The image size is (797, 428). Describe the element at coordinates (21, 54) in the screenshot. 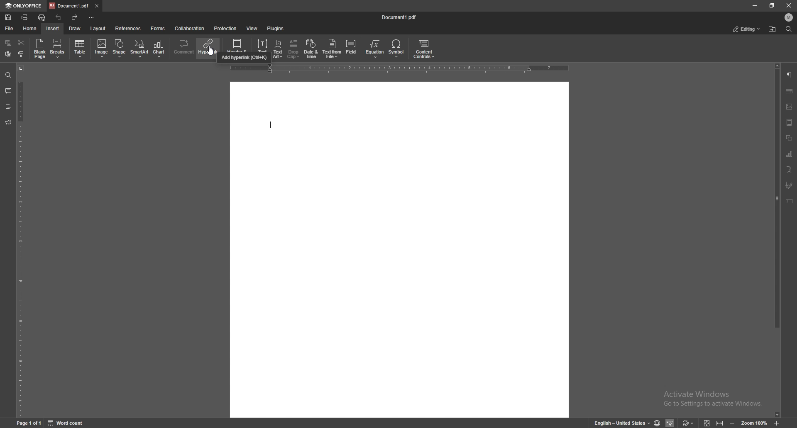

I see `copy style` at that location.